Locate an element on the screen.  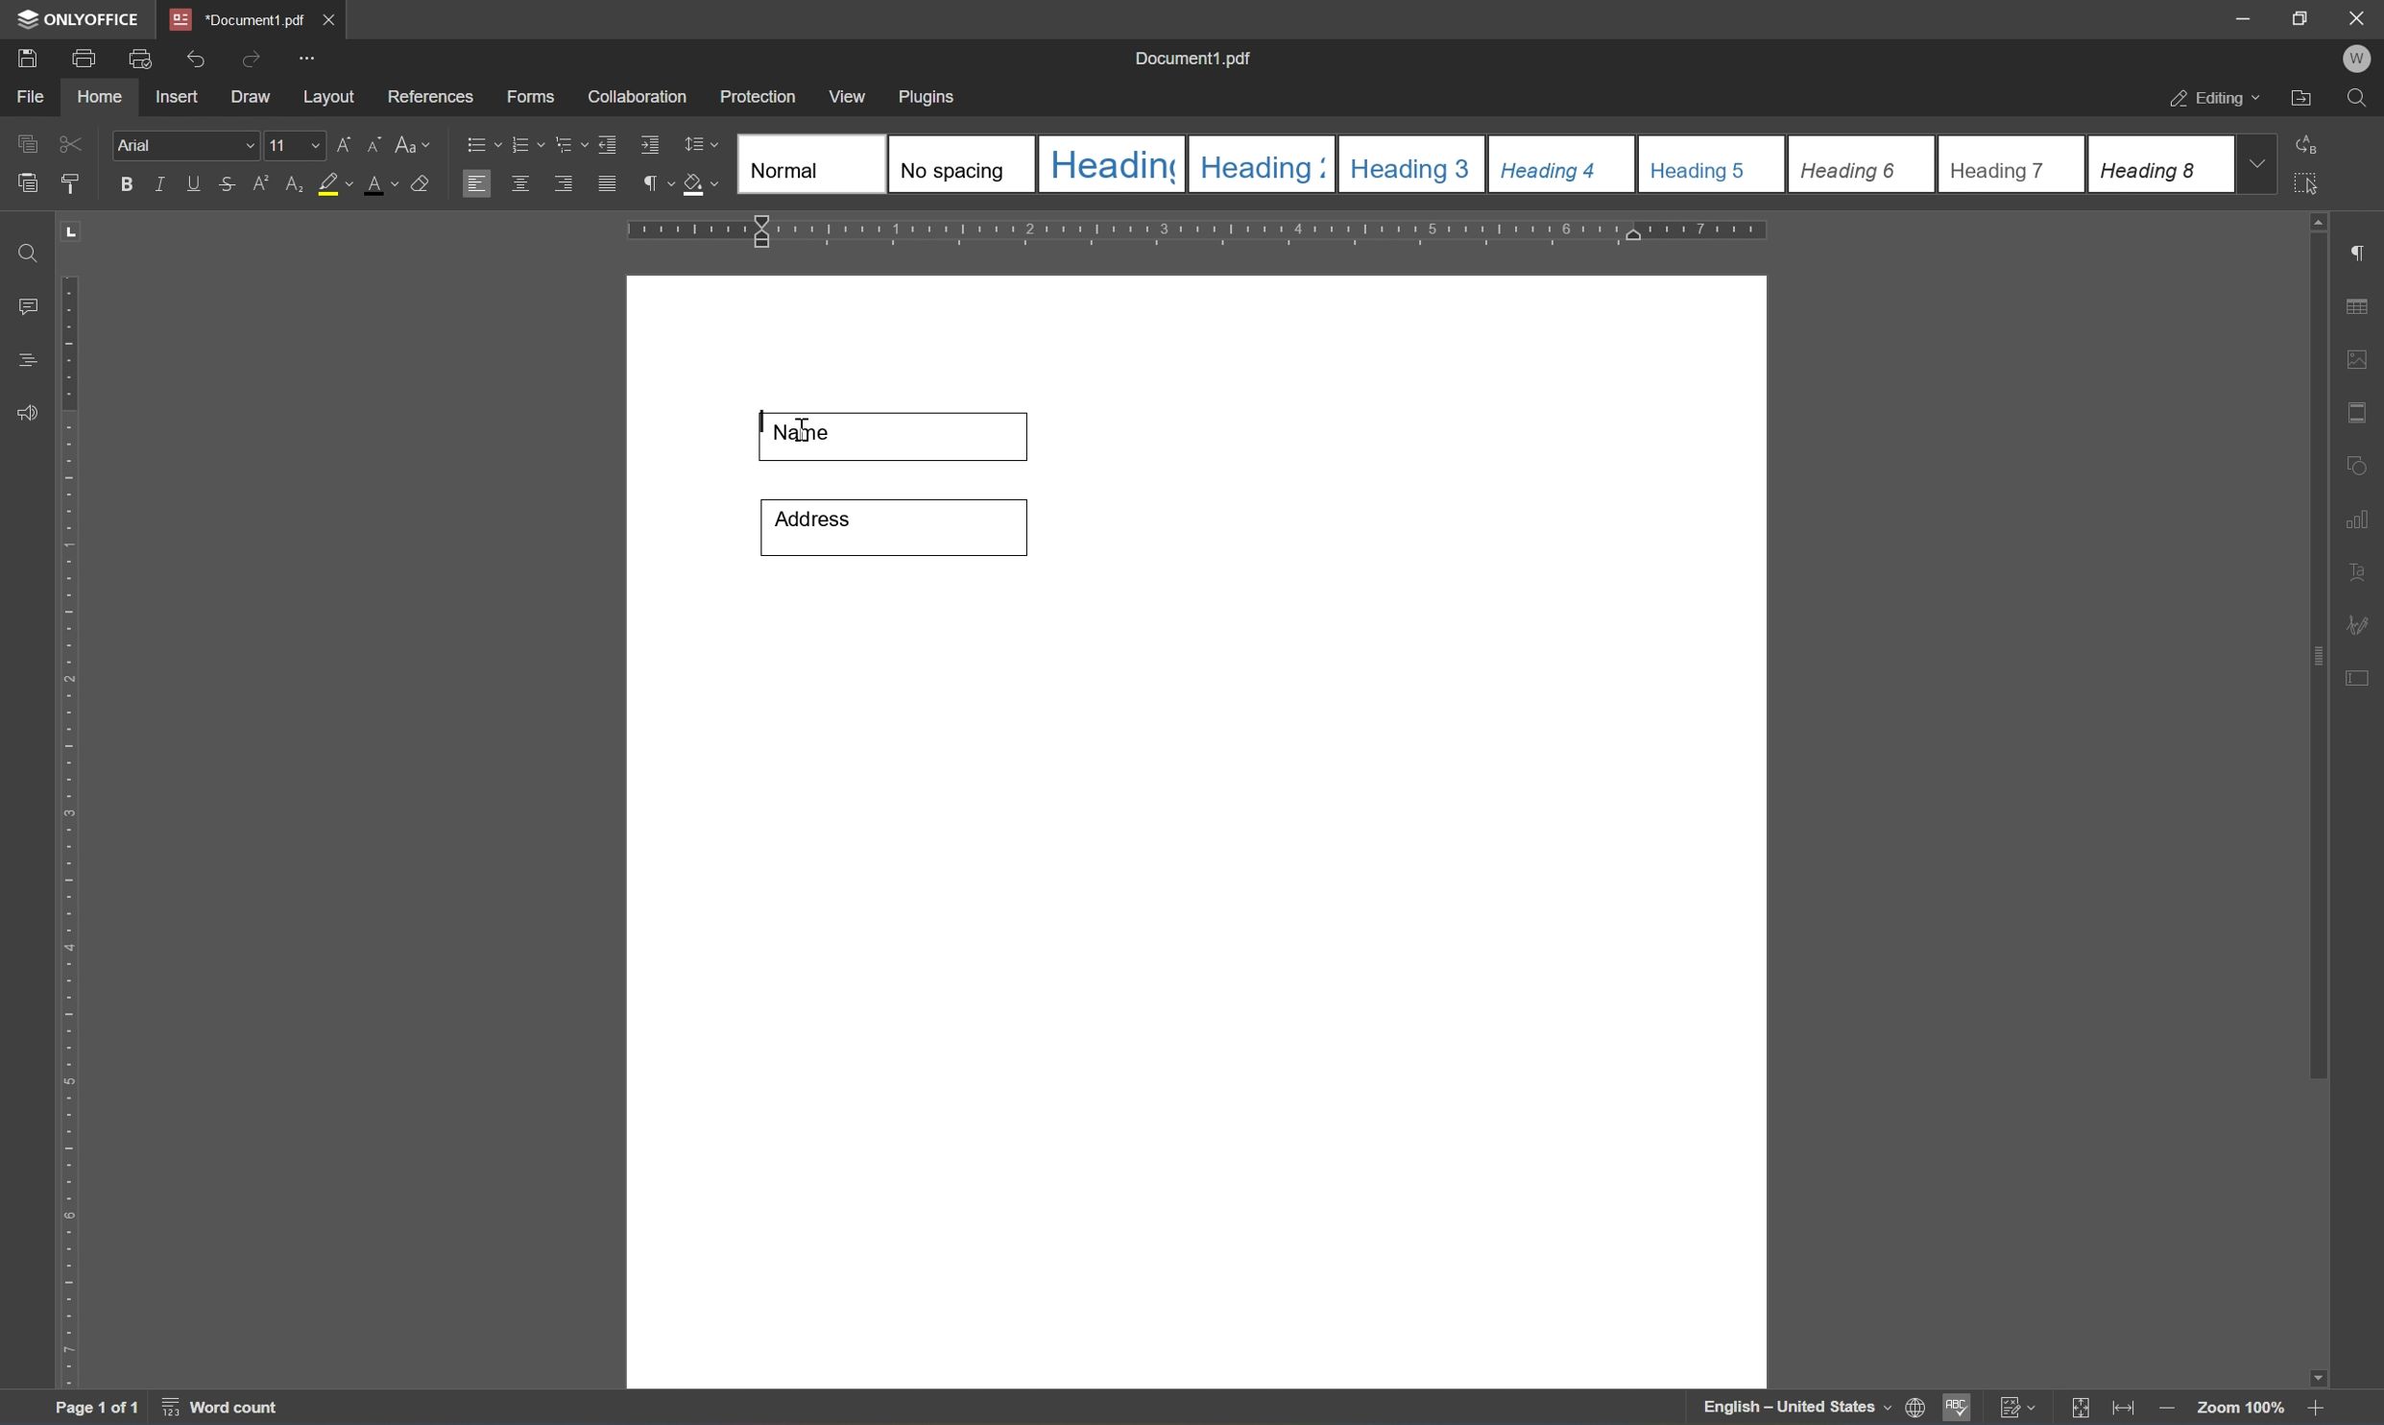
cut is located at coordinates (76, 142).